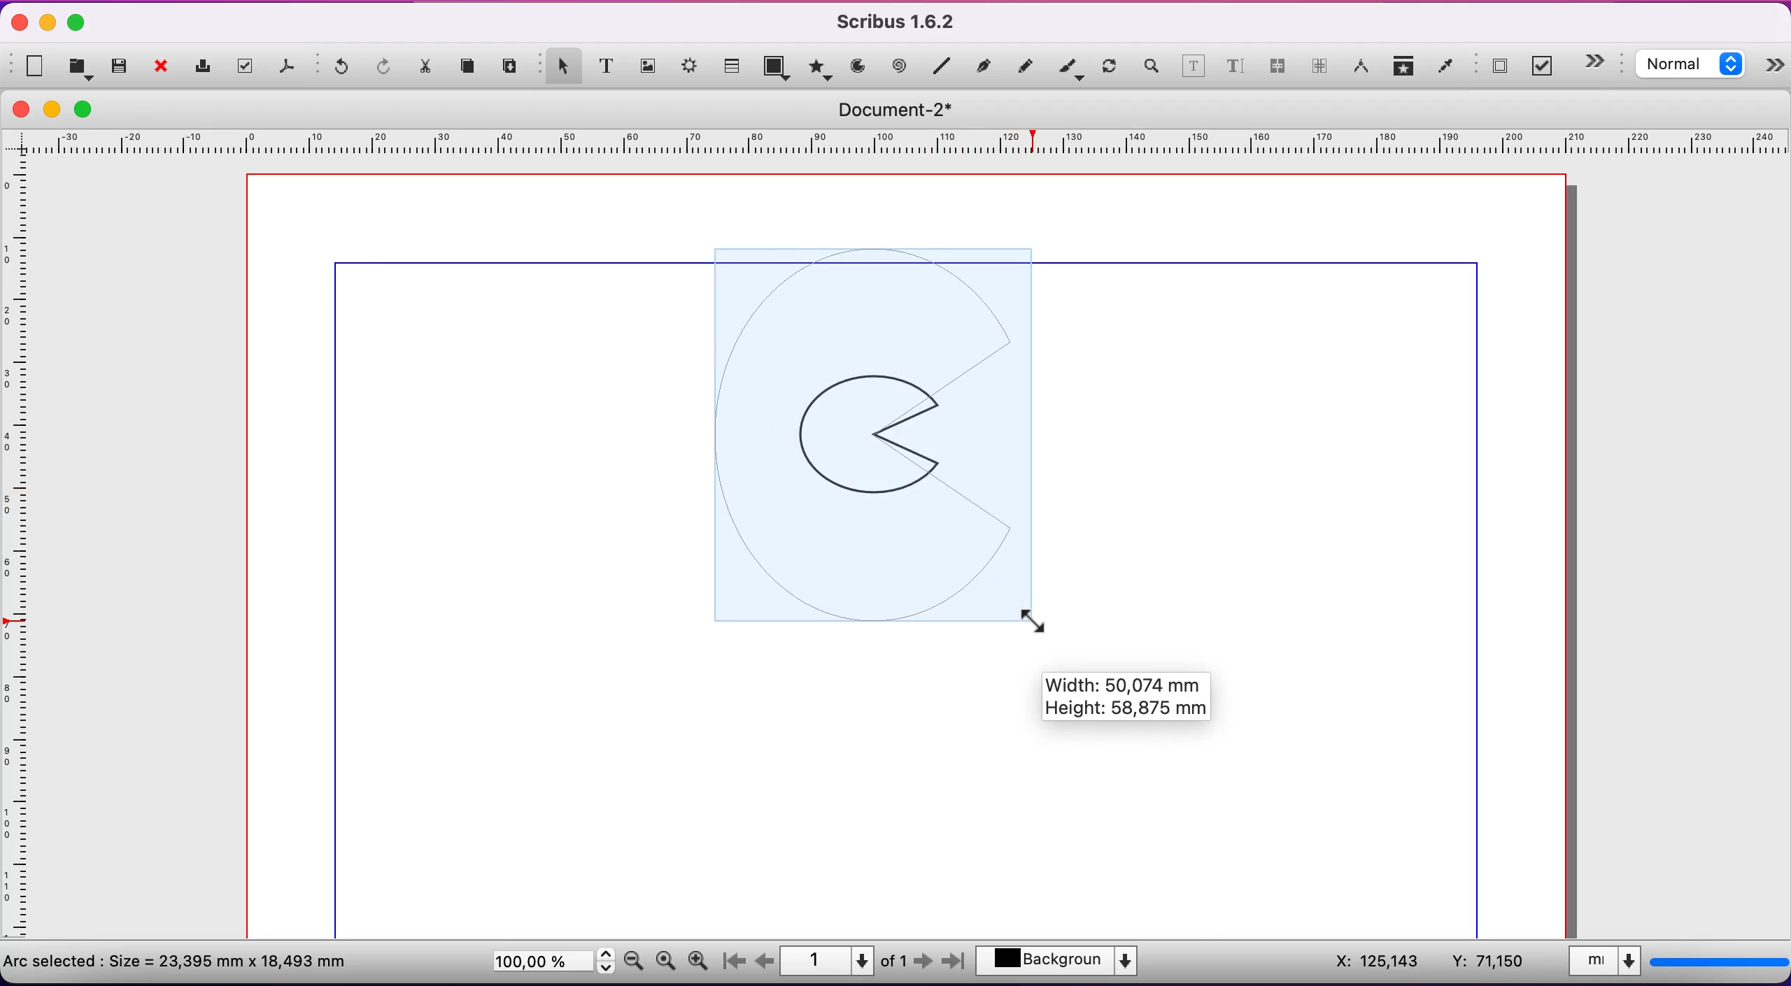  I want to click on eye dropper, so click(1446, 68).